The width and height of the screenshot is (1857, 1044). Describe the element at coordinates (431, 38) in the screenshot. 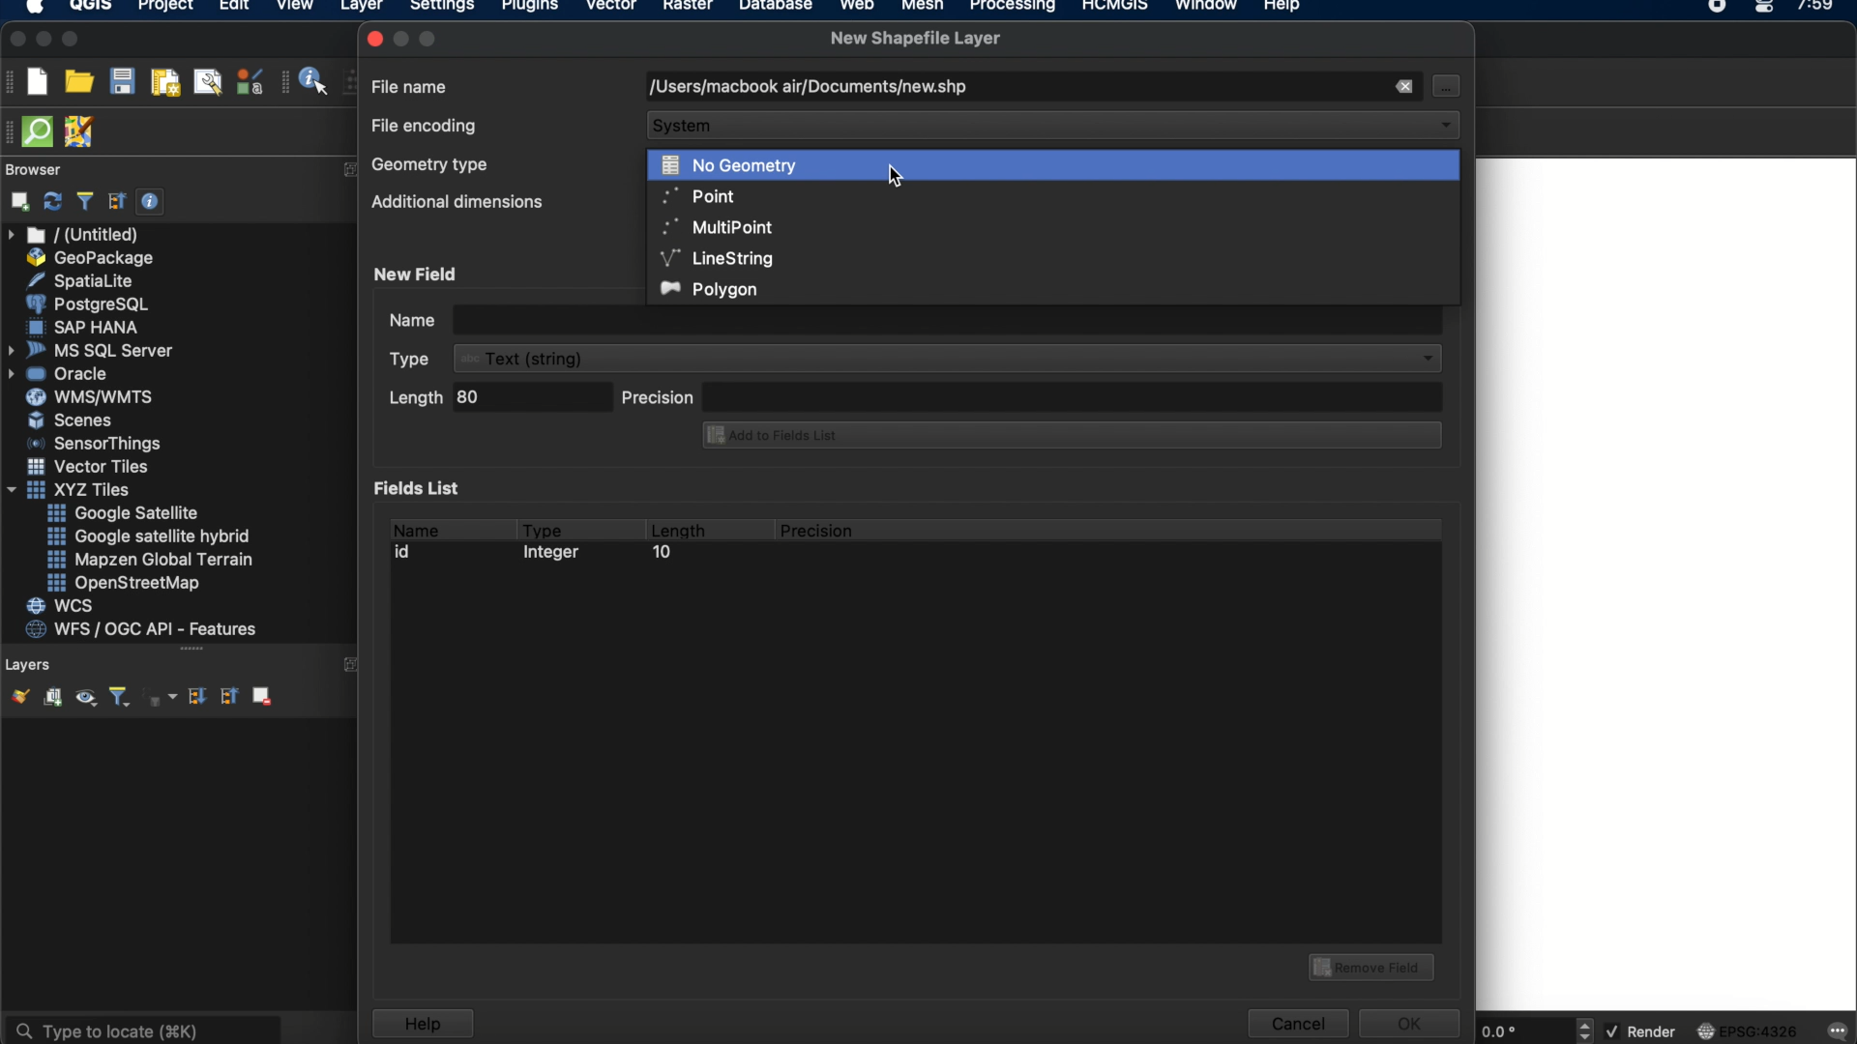

I see `maximize` at that location.